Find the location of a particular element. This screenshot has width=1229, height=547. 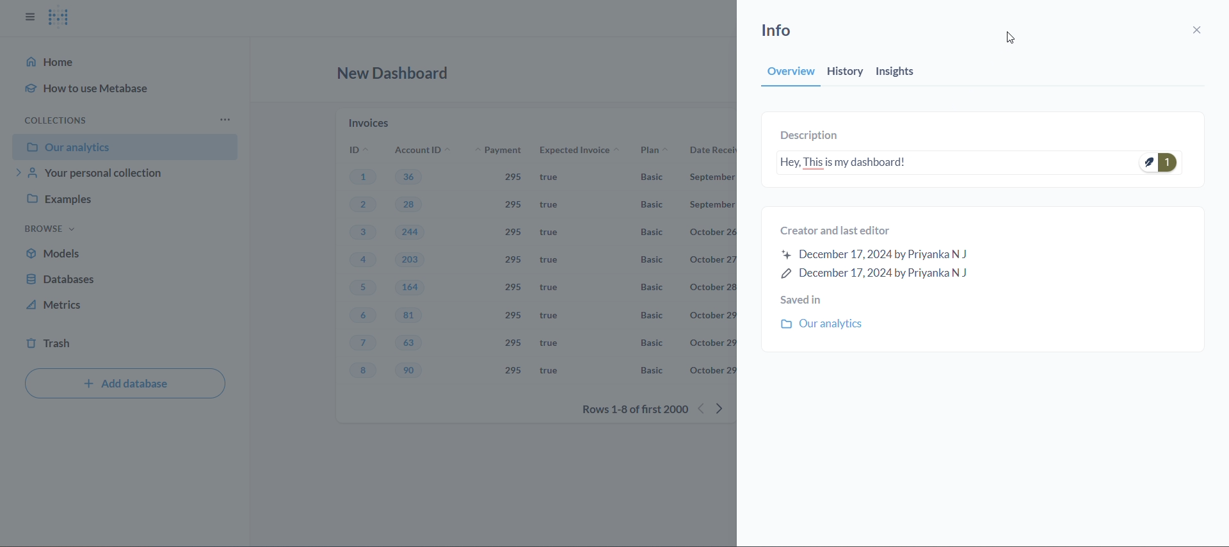

2 is located at coordinates (364, 204).